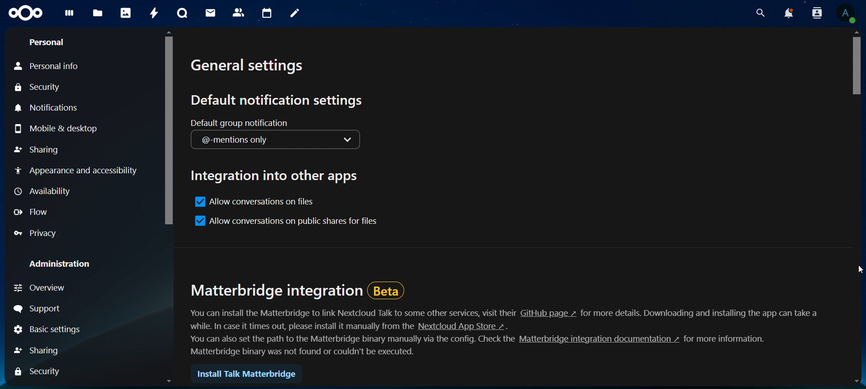  Describe the element at coordinates (758, 14) in the screenshot. I see `search` at that location.